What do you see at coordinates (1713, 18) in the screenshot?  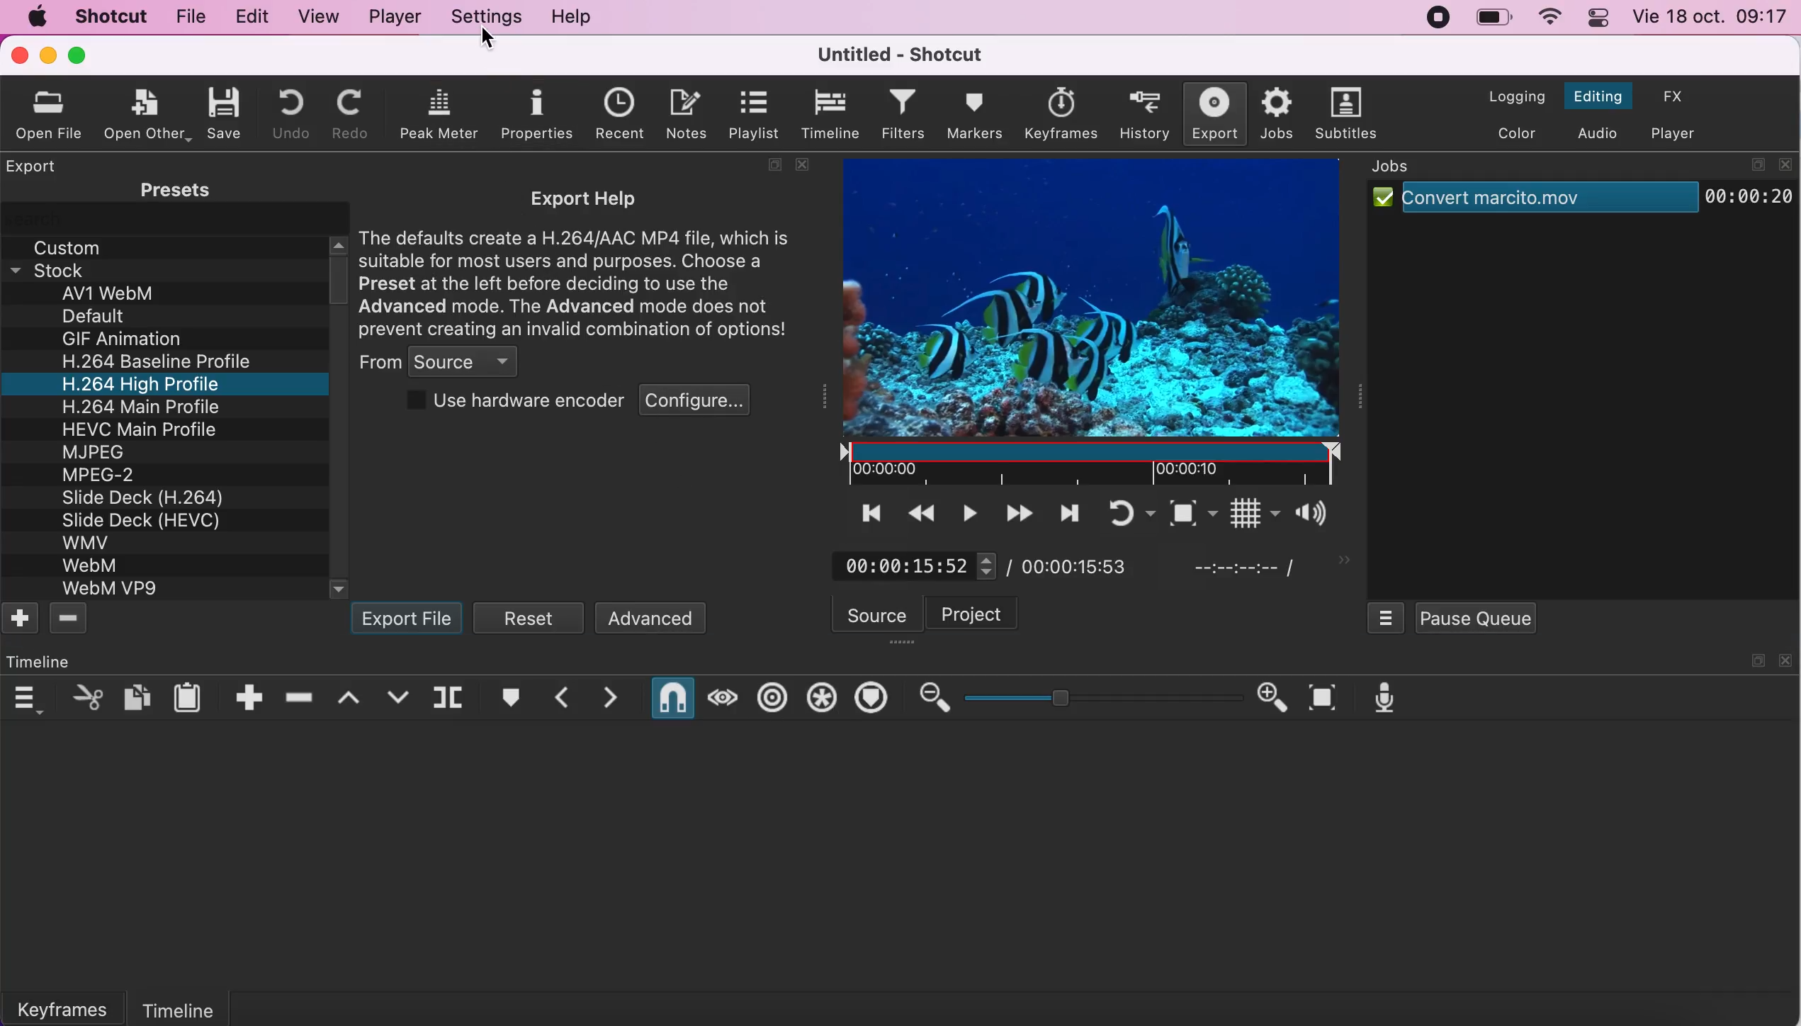 I see `time and date` at bounding box center [1713, 18].